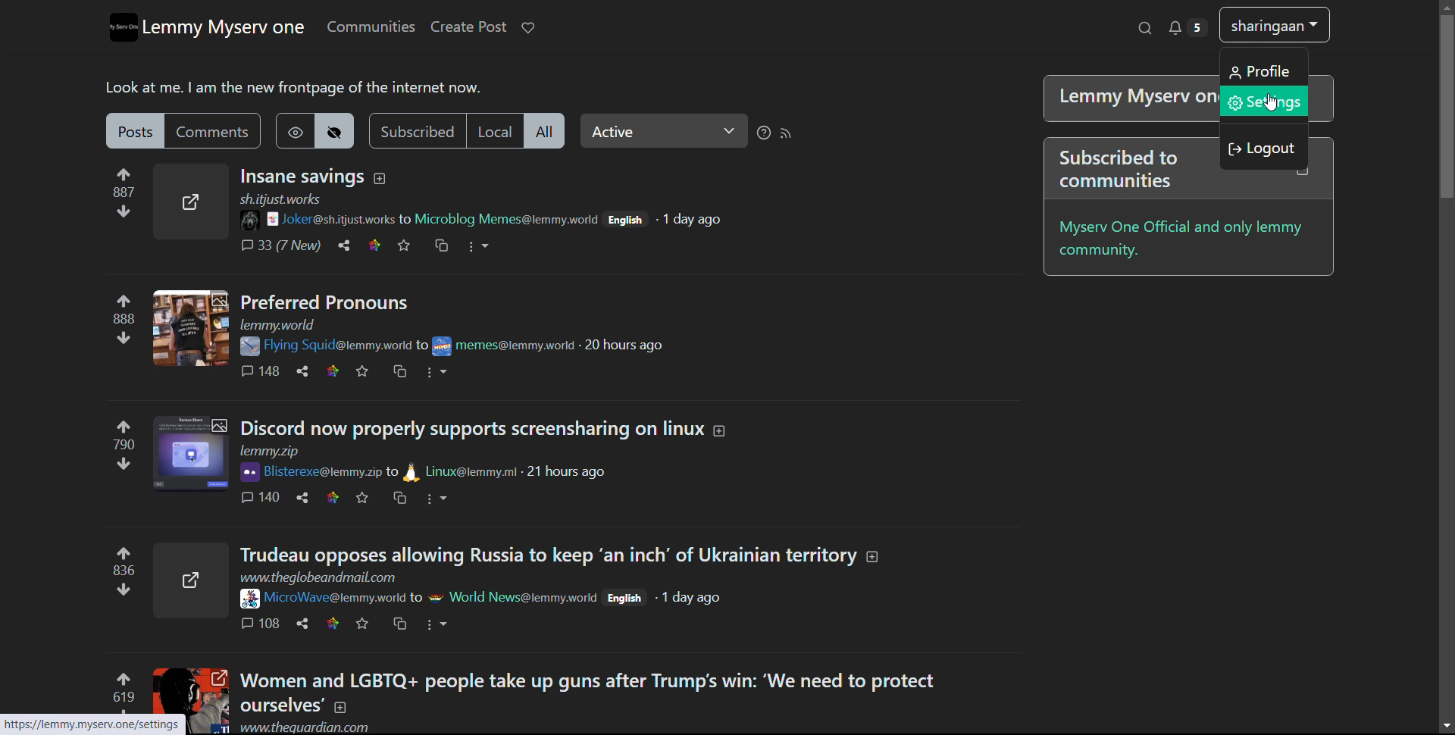 The width and height of the screenshot is (1455, 735). I want to click on expand here, so click(189, 700).